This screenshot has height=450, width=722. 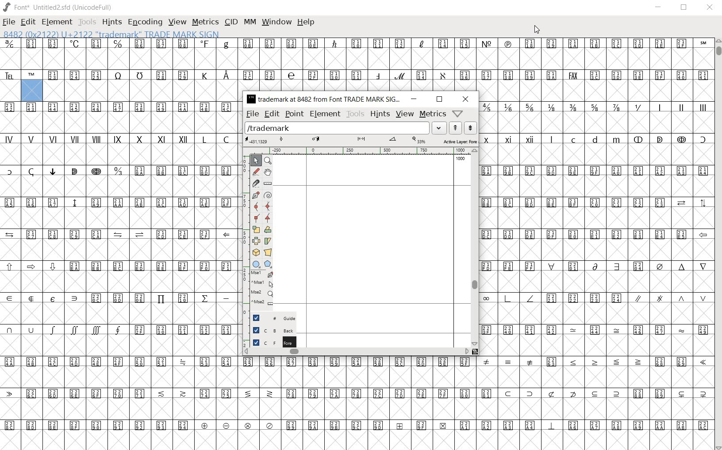 What do you see at coordinates (28, 22) in the screenshot?
I see `EDIT` at bounding box center [28, 22].